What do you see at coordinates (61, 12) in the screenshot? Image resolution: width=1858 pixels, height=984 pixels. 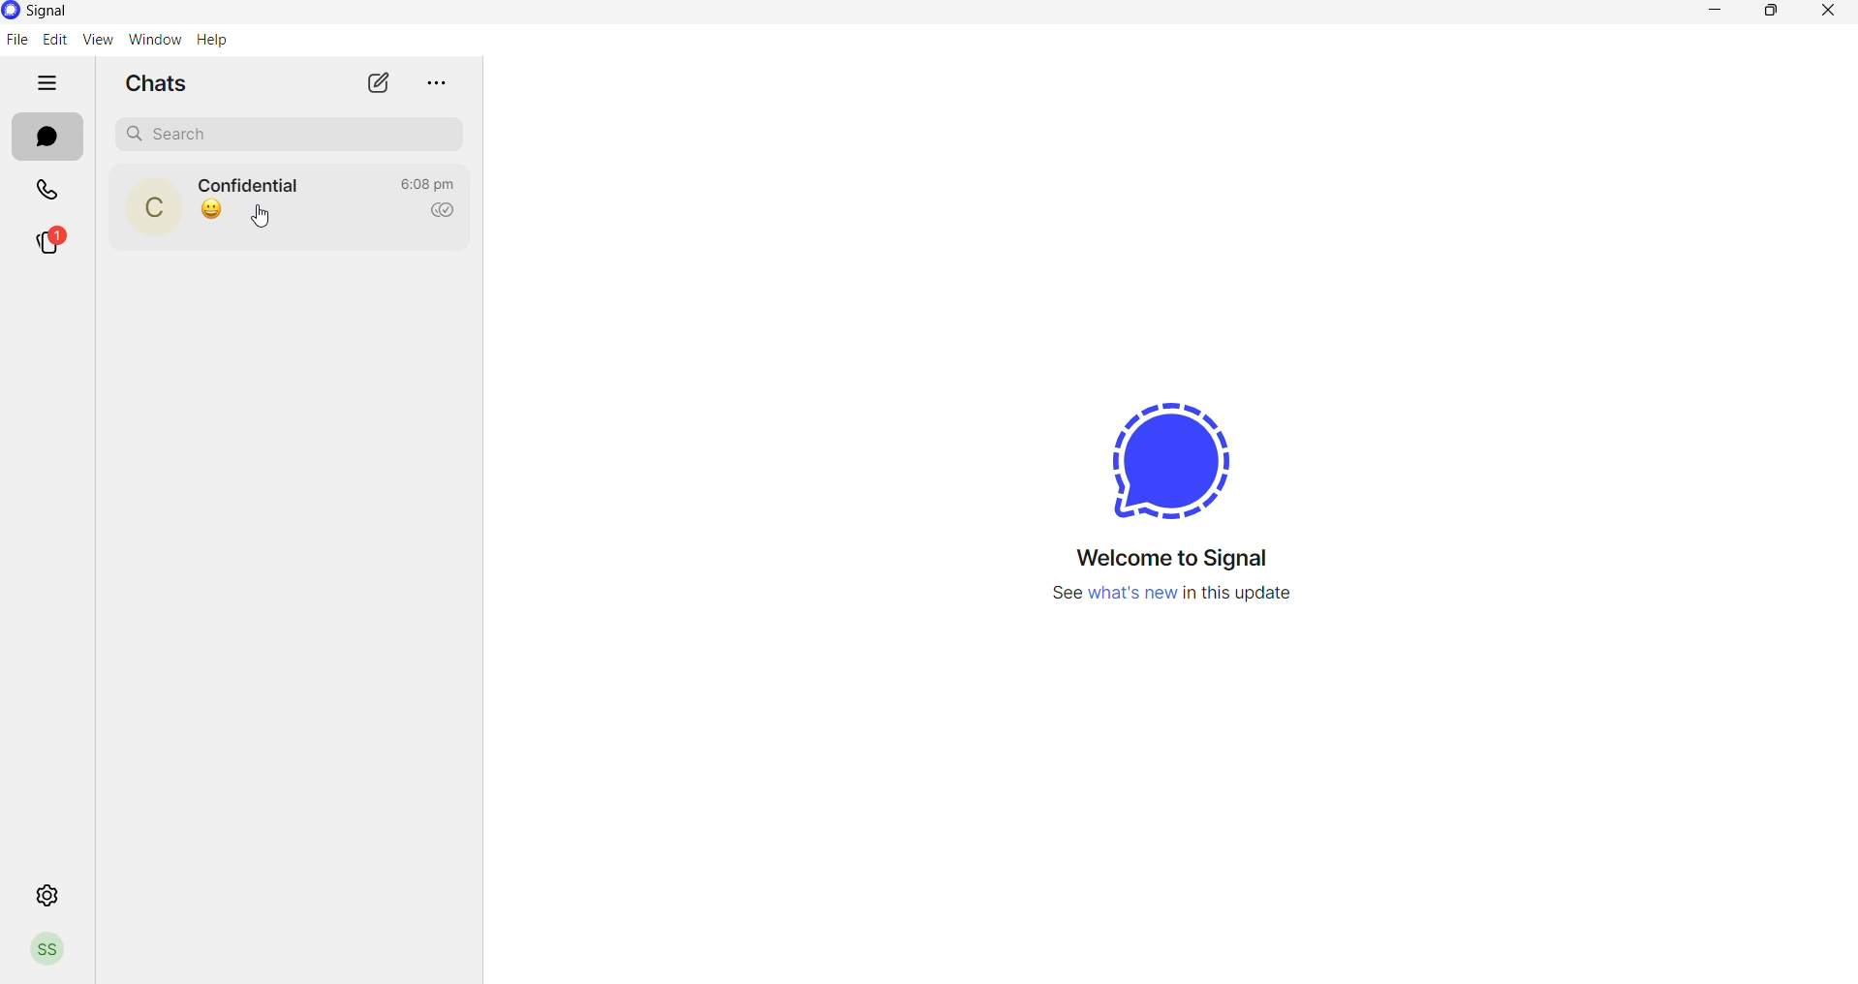 I see `application name and logo` at bounding box center [61, 12].